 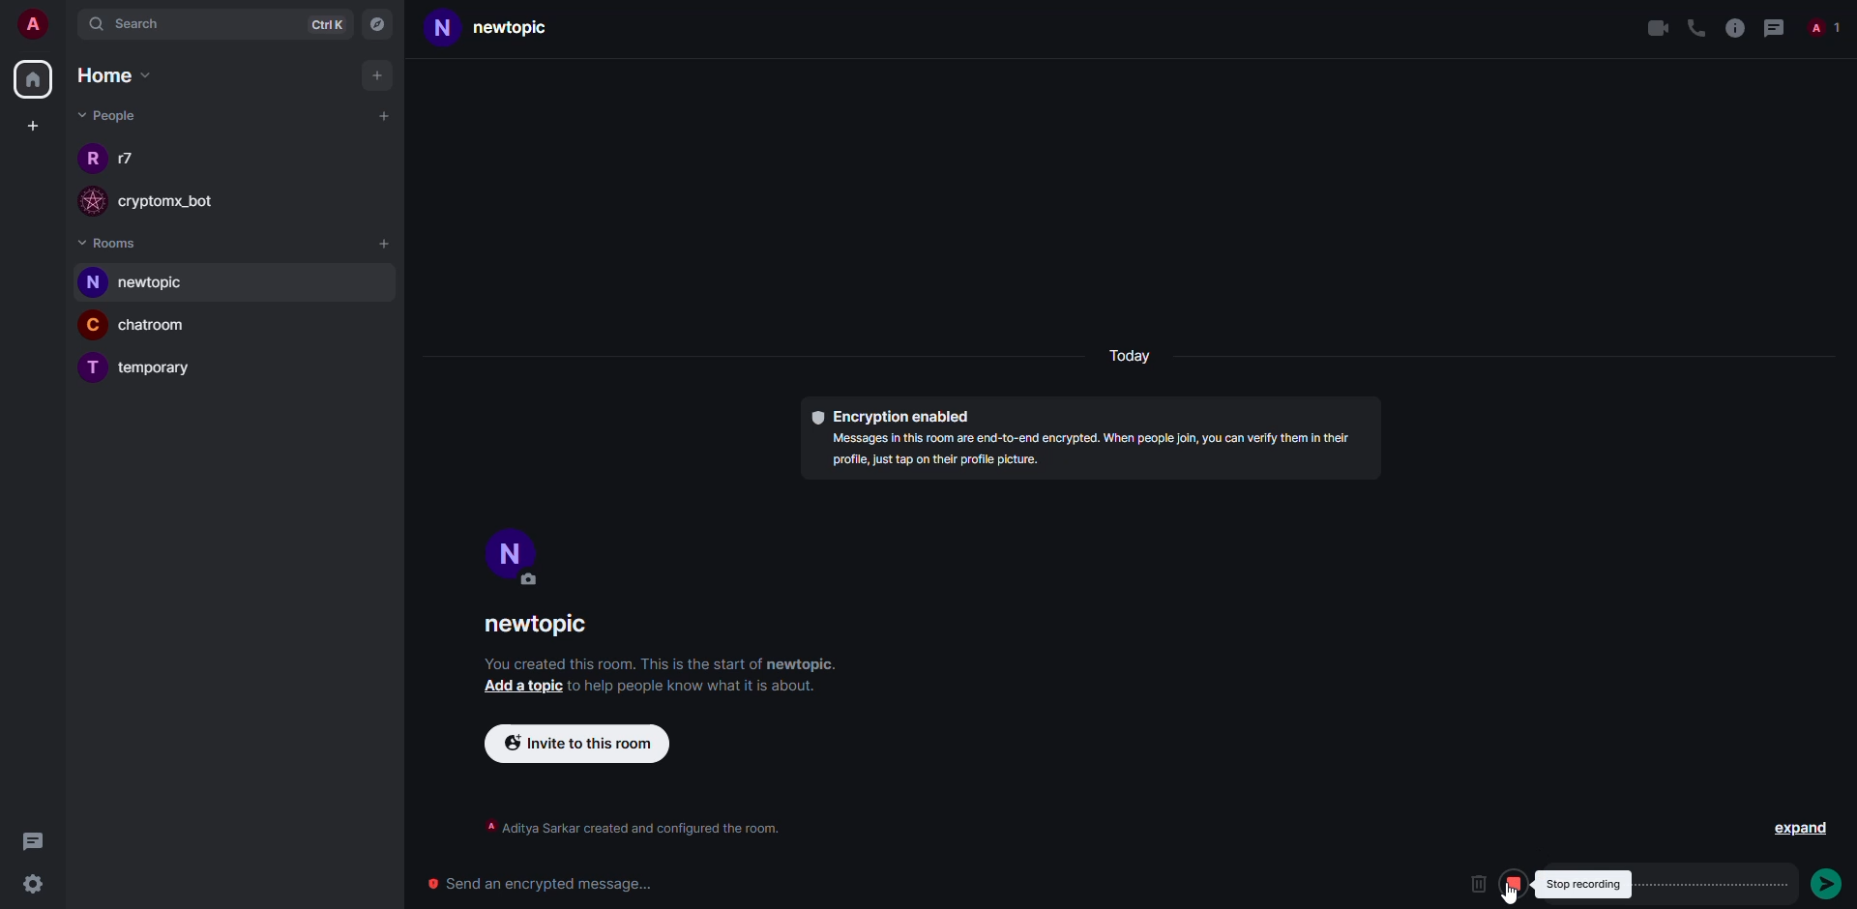 What do you see at coordinates (41, 885) in the screenshot?
I see `settings` at bounding box center [41, 885].